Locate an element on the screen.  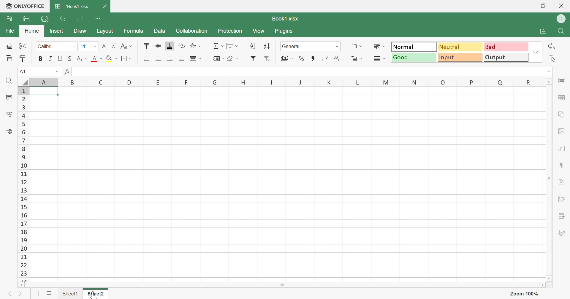
Check Spelling is located at coordinates (9, 114).